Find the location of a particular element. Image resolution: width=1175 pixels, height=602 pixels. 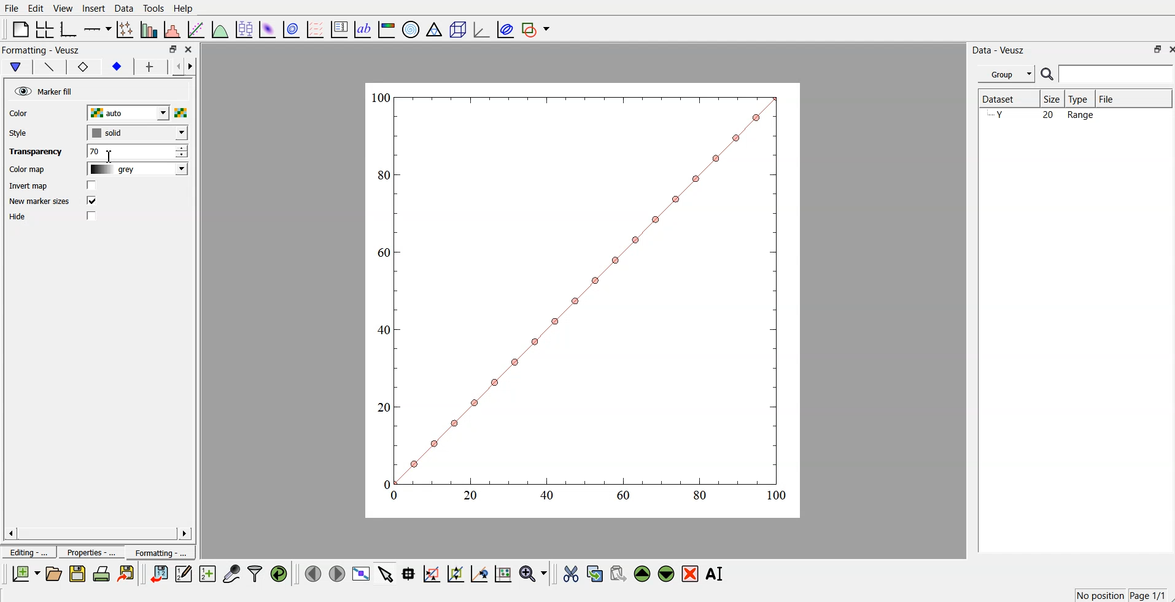

plot a vector field is located at coordinates (317, 29).